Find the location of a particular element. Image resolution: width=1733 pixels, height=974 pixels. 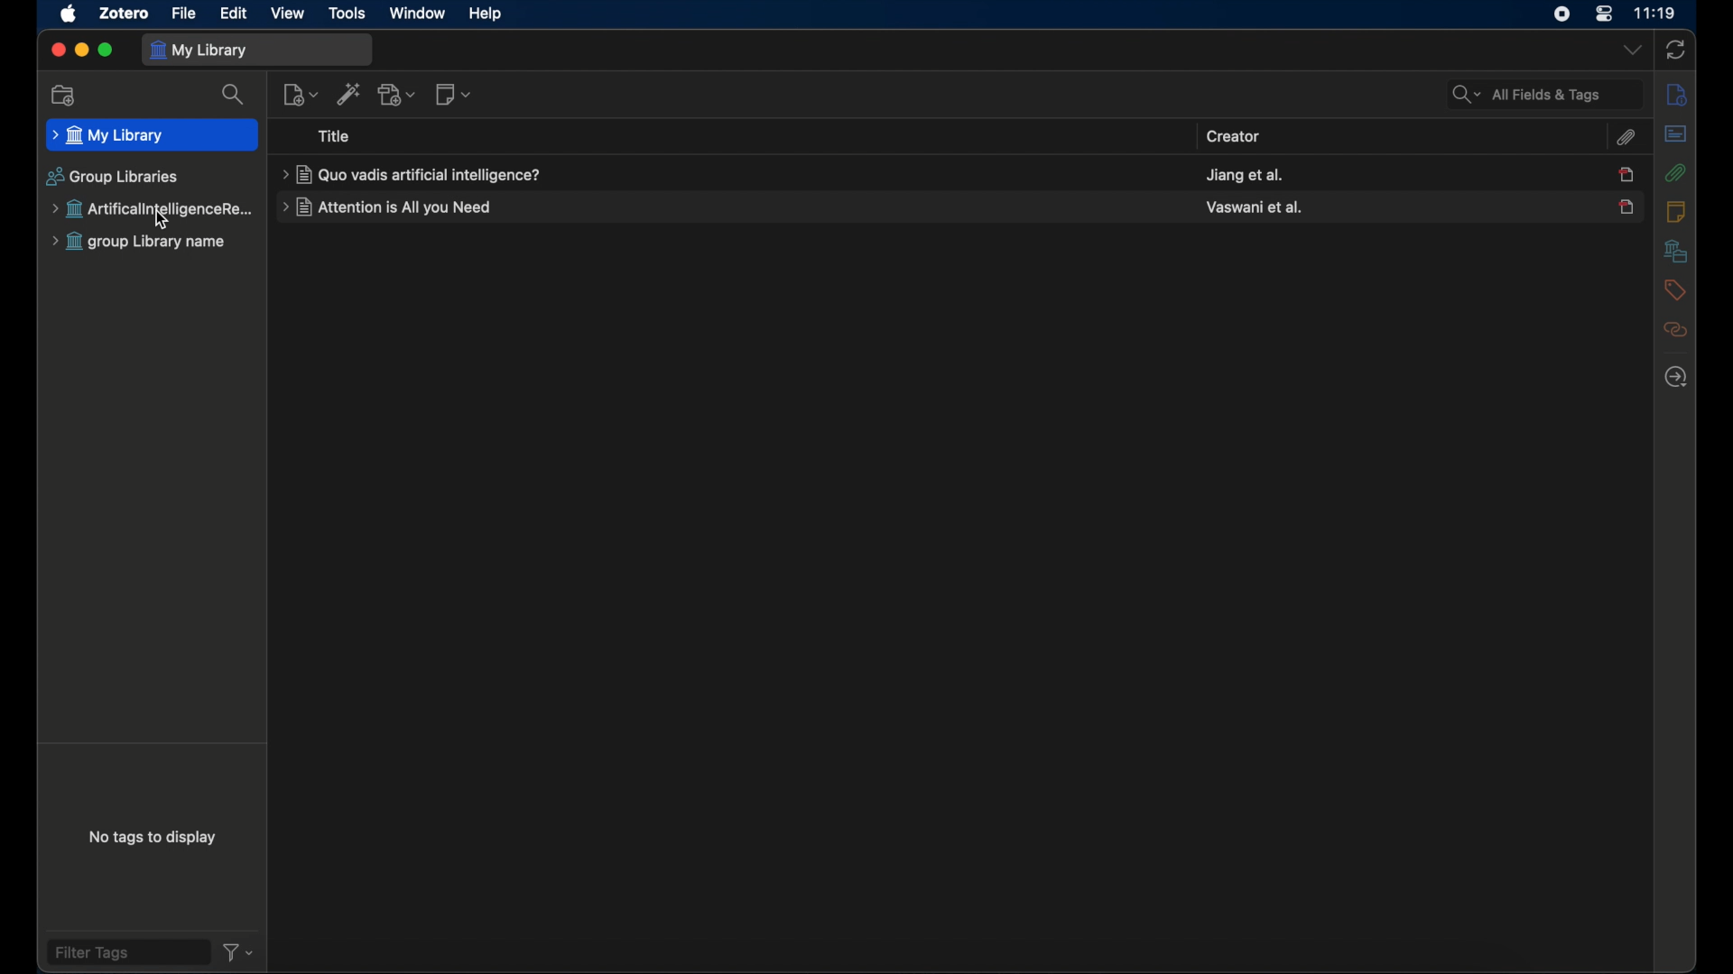

new collection is located at coordinates (65, 96).